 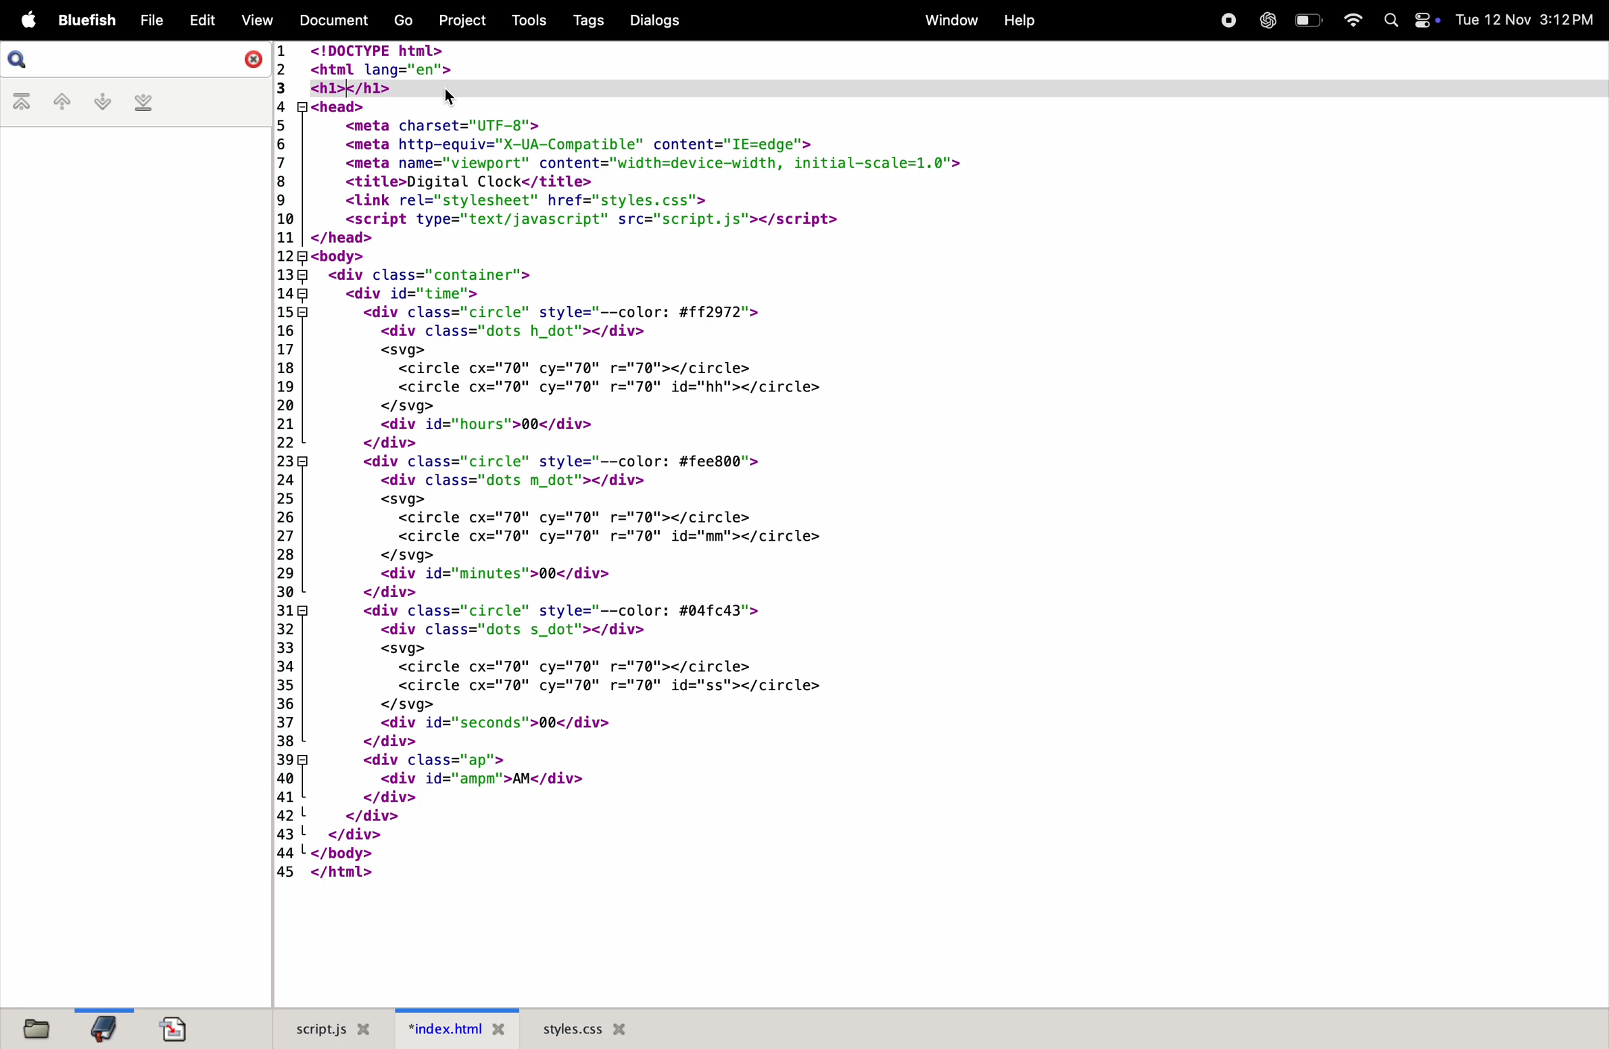 What do you see at coordinates (585, 21) in the screenshot?
I see `tags` at bounding box center [585, 21].